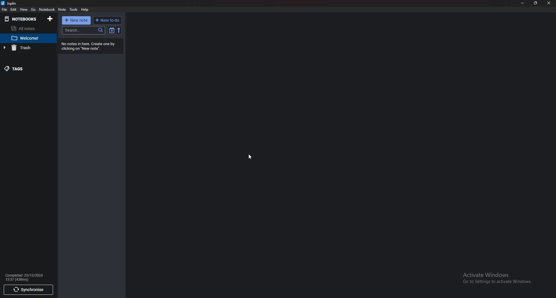 The width and height of the screenshot is (556, 298). Describe the element at coordinates (5, 10) in the screenshot. I see `file` at that location.